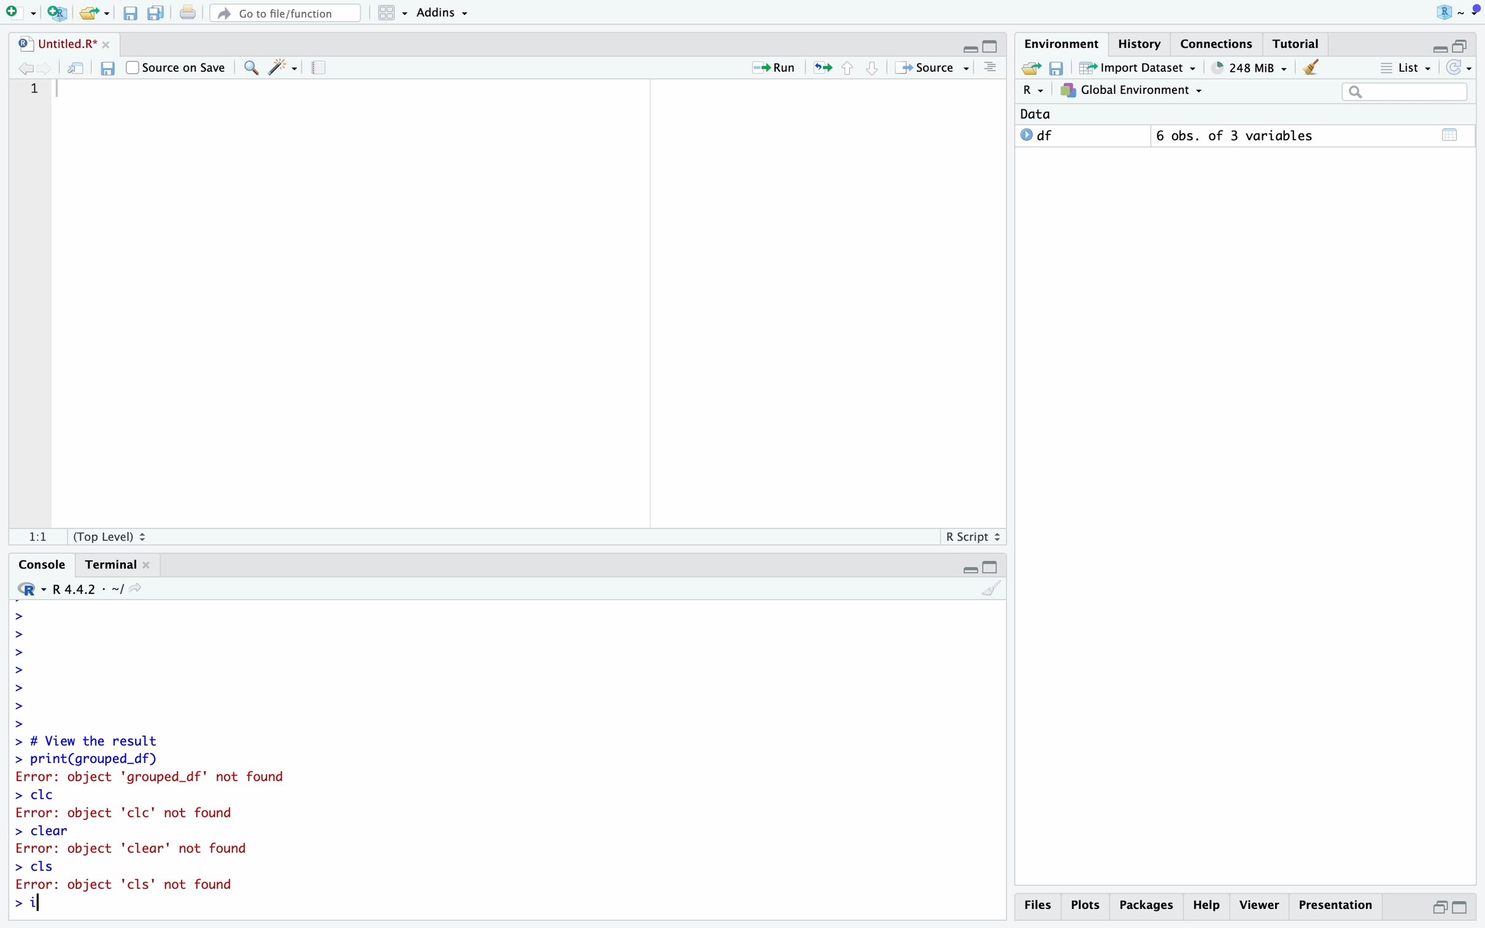  What do you see at coordinates (968, 47) in the screenshot?
I see `Hide` at bounding box center [968, 47].